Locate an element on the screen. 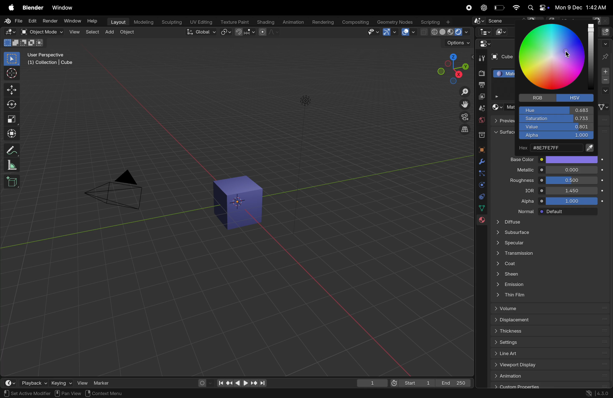 The image size is (613, 398). visibility is located at coordinates (373, 32).